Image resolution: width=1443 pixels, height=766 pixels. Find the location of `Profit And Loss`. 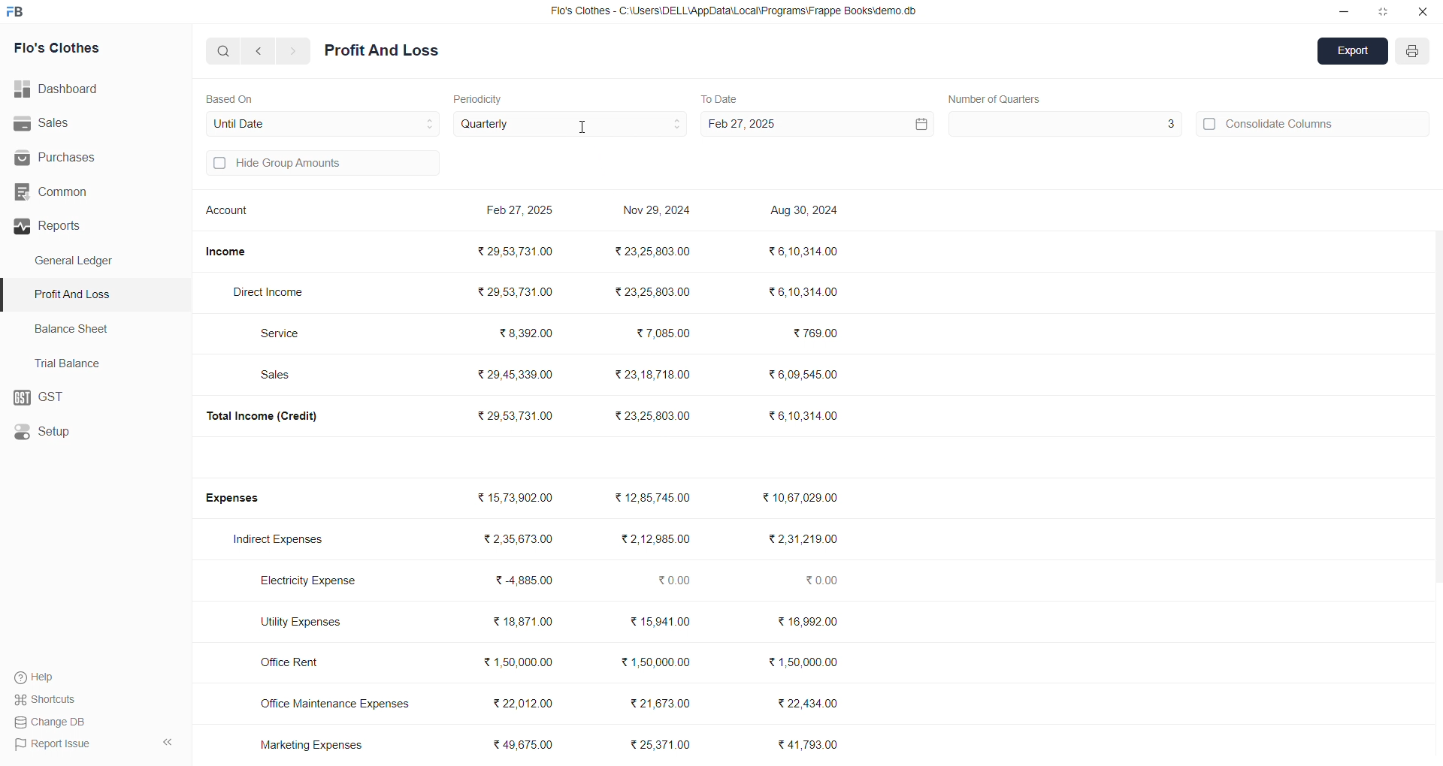

Profit And Loss is located at coordinates (98, 294).